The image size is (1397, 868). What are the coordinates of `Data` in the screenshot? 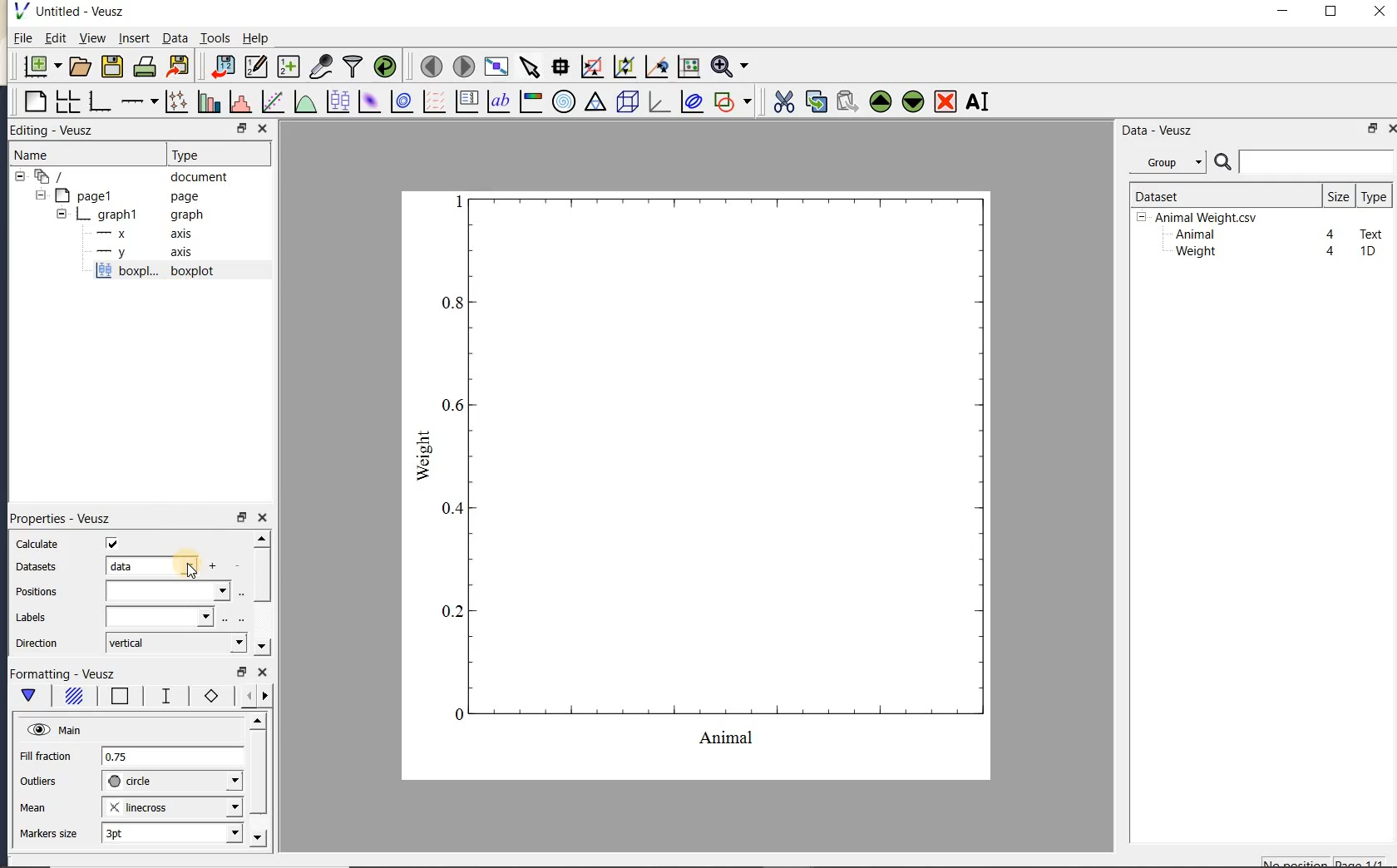 It's located at (175, 37).